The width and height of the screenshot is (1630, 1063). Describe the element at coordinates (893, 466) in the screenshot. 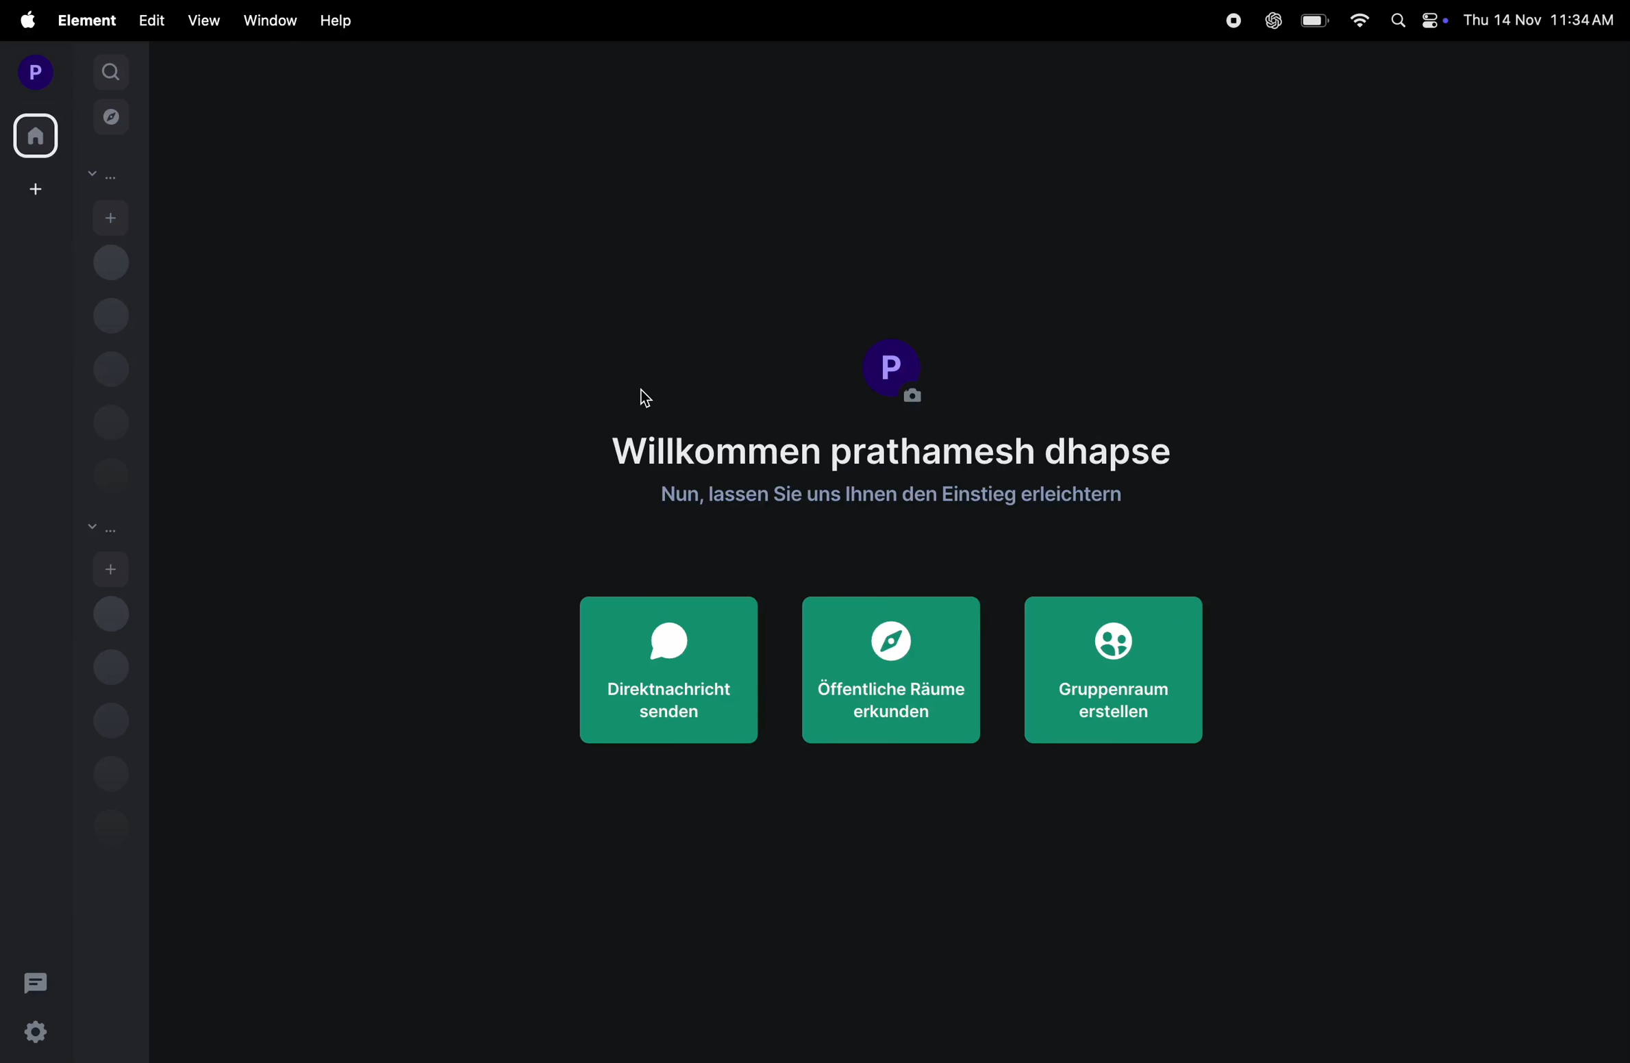

I see `Willkommen prathamesh dhapse
Nun, lassen Sie uns Ihnen den Einstieg erleichtern` at that location.